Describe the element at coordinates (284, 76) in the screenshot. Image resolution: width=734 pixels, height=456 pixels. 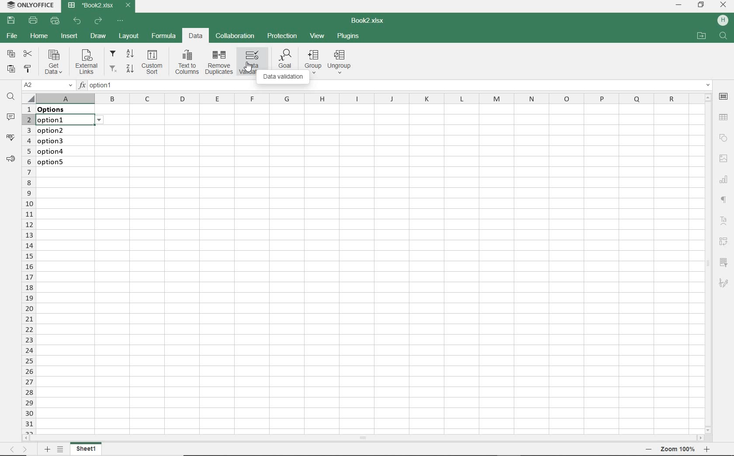
I see `DATA VALIDATION` at that location.